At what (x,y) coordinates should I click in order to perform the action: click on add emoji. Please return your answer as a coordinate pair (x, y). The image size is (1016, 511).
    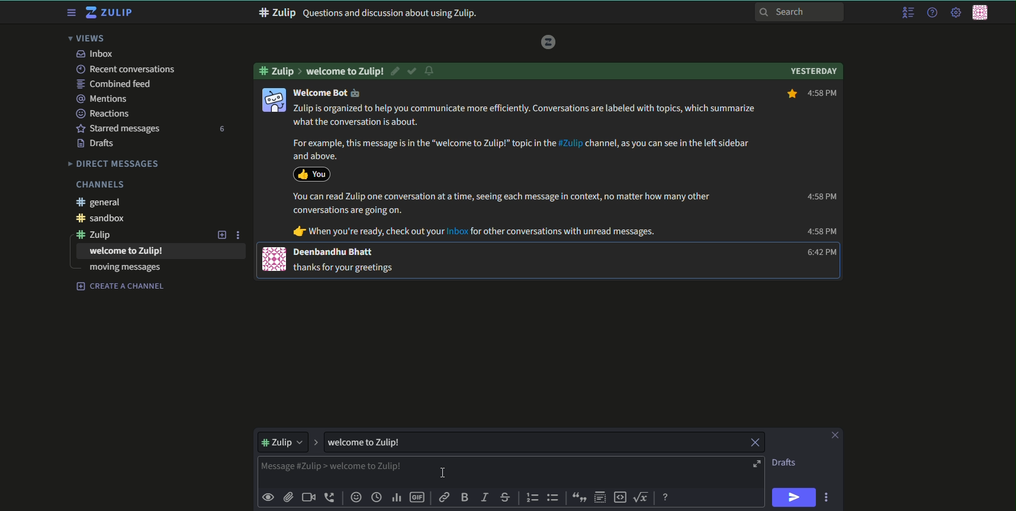
    Looking at the image, I should click on (355, 497).